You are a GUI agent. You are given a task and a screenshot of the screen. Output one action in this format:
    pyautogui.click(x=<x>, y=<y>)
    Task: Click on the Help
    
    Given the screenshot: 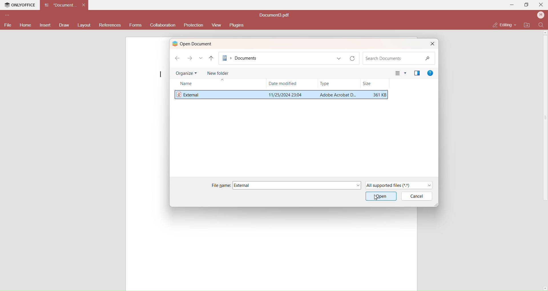 What is the action you would take?
    pyautogui.click(x=431, y=72)
    